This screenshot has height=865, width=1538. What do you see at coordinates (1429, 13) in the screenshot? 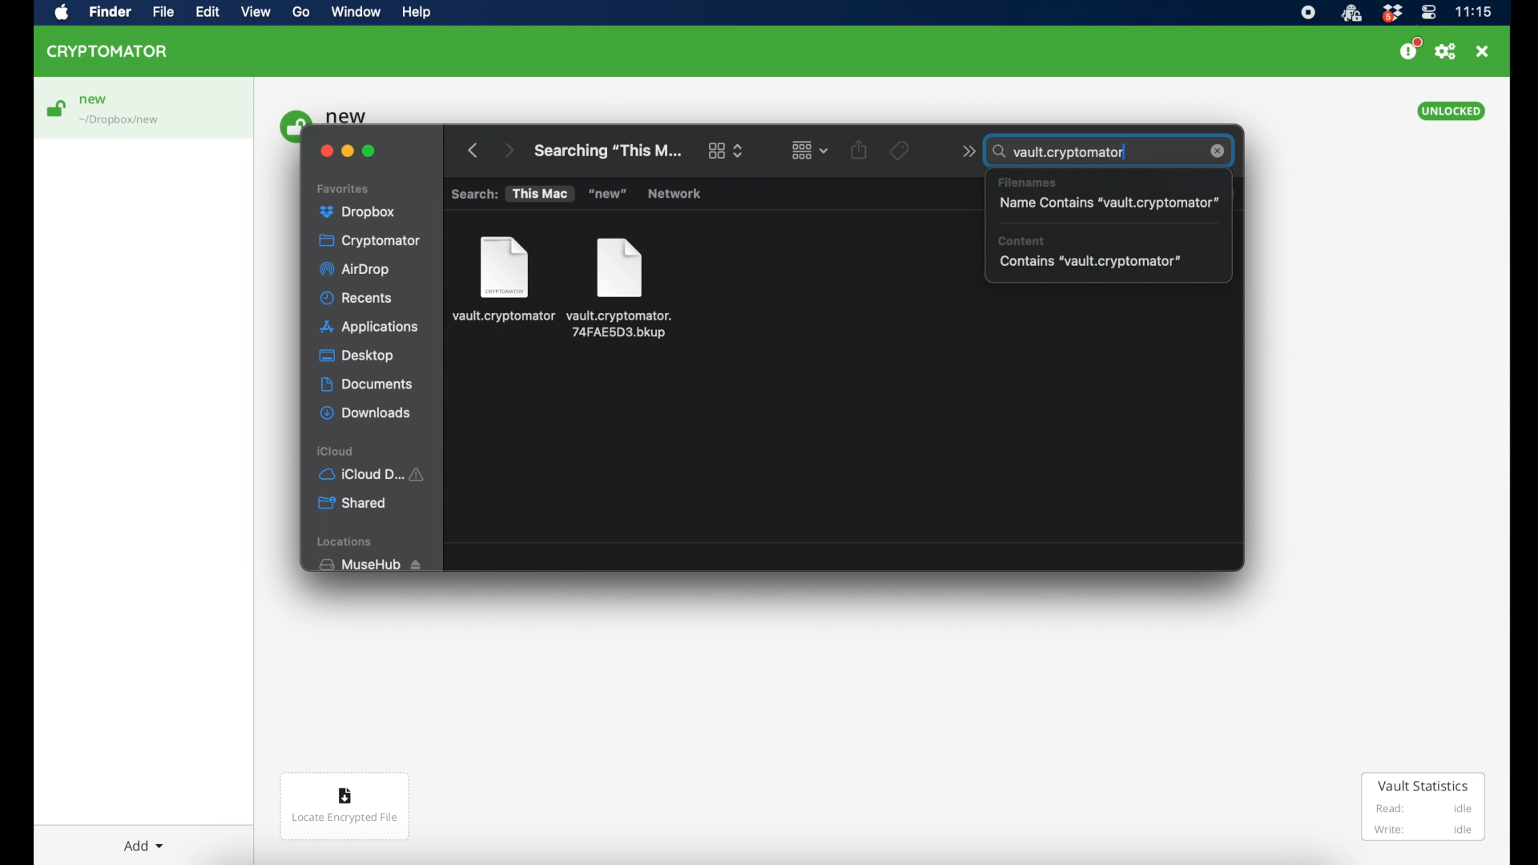
I see `control center` at bounding box center [1429, 13].